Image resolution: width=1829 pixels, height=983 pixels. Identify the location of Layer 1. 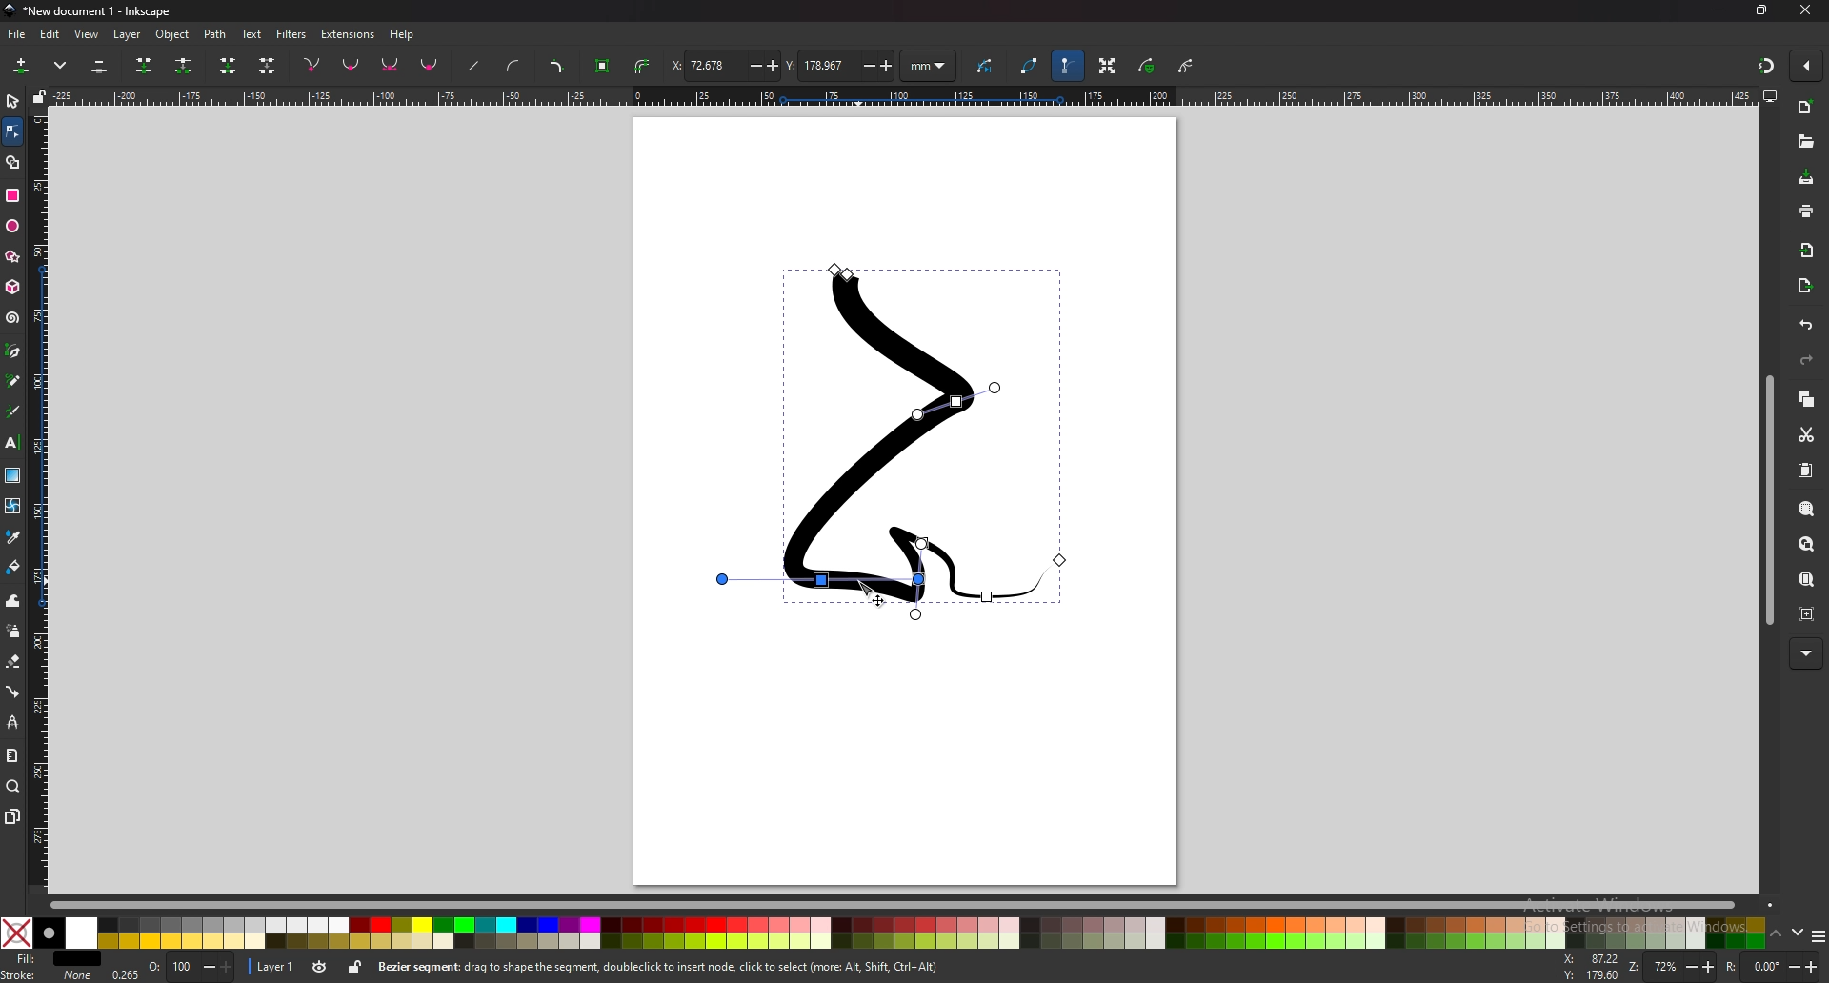
(289, 969).